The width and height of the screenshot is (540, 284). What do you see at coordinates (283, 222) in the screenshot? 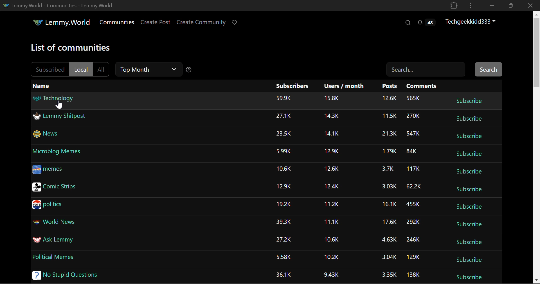
I see `Amount ` at bounding box center [283, 222].